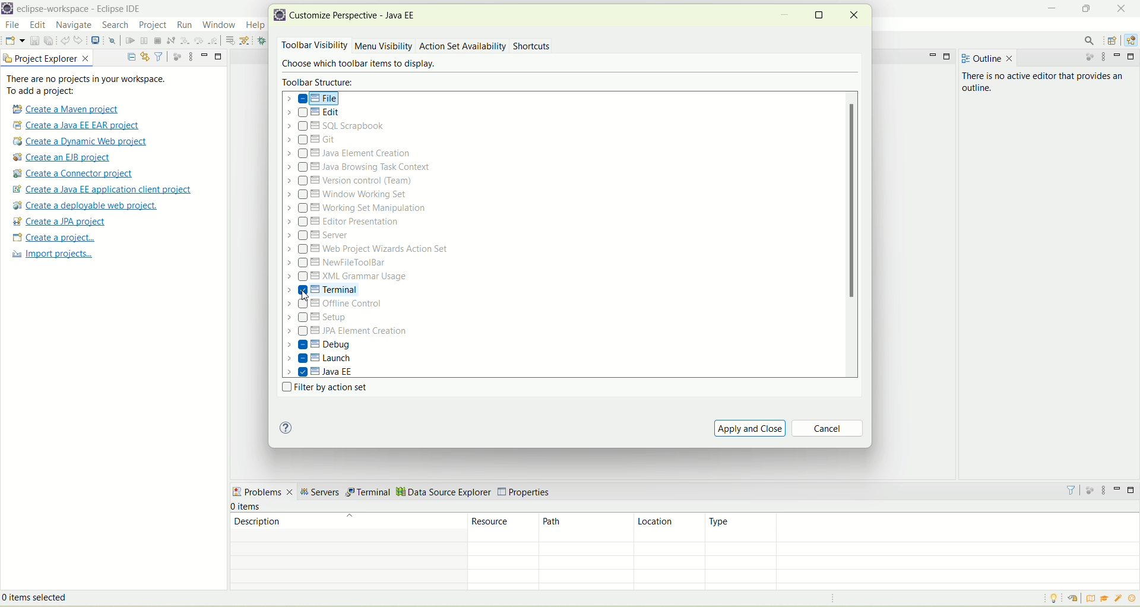 This screenshot has height=607, width=1140. What do you see at coordinates (315, 99) in the screenshot?
I see `file` at bounding box center [315, 99].